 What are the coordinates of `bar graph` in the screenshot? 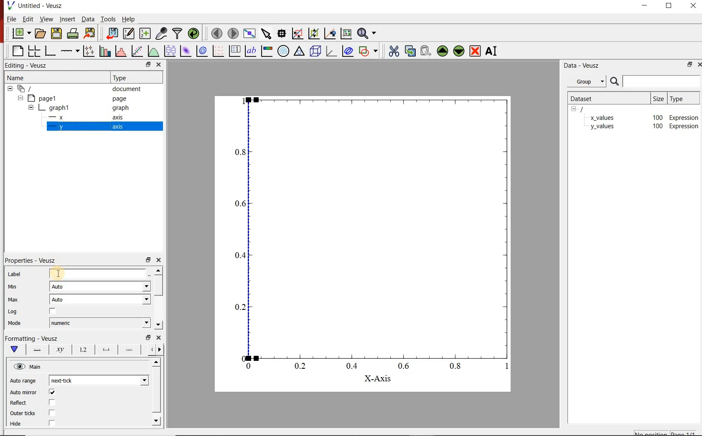 It's located at (50, 52).